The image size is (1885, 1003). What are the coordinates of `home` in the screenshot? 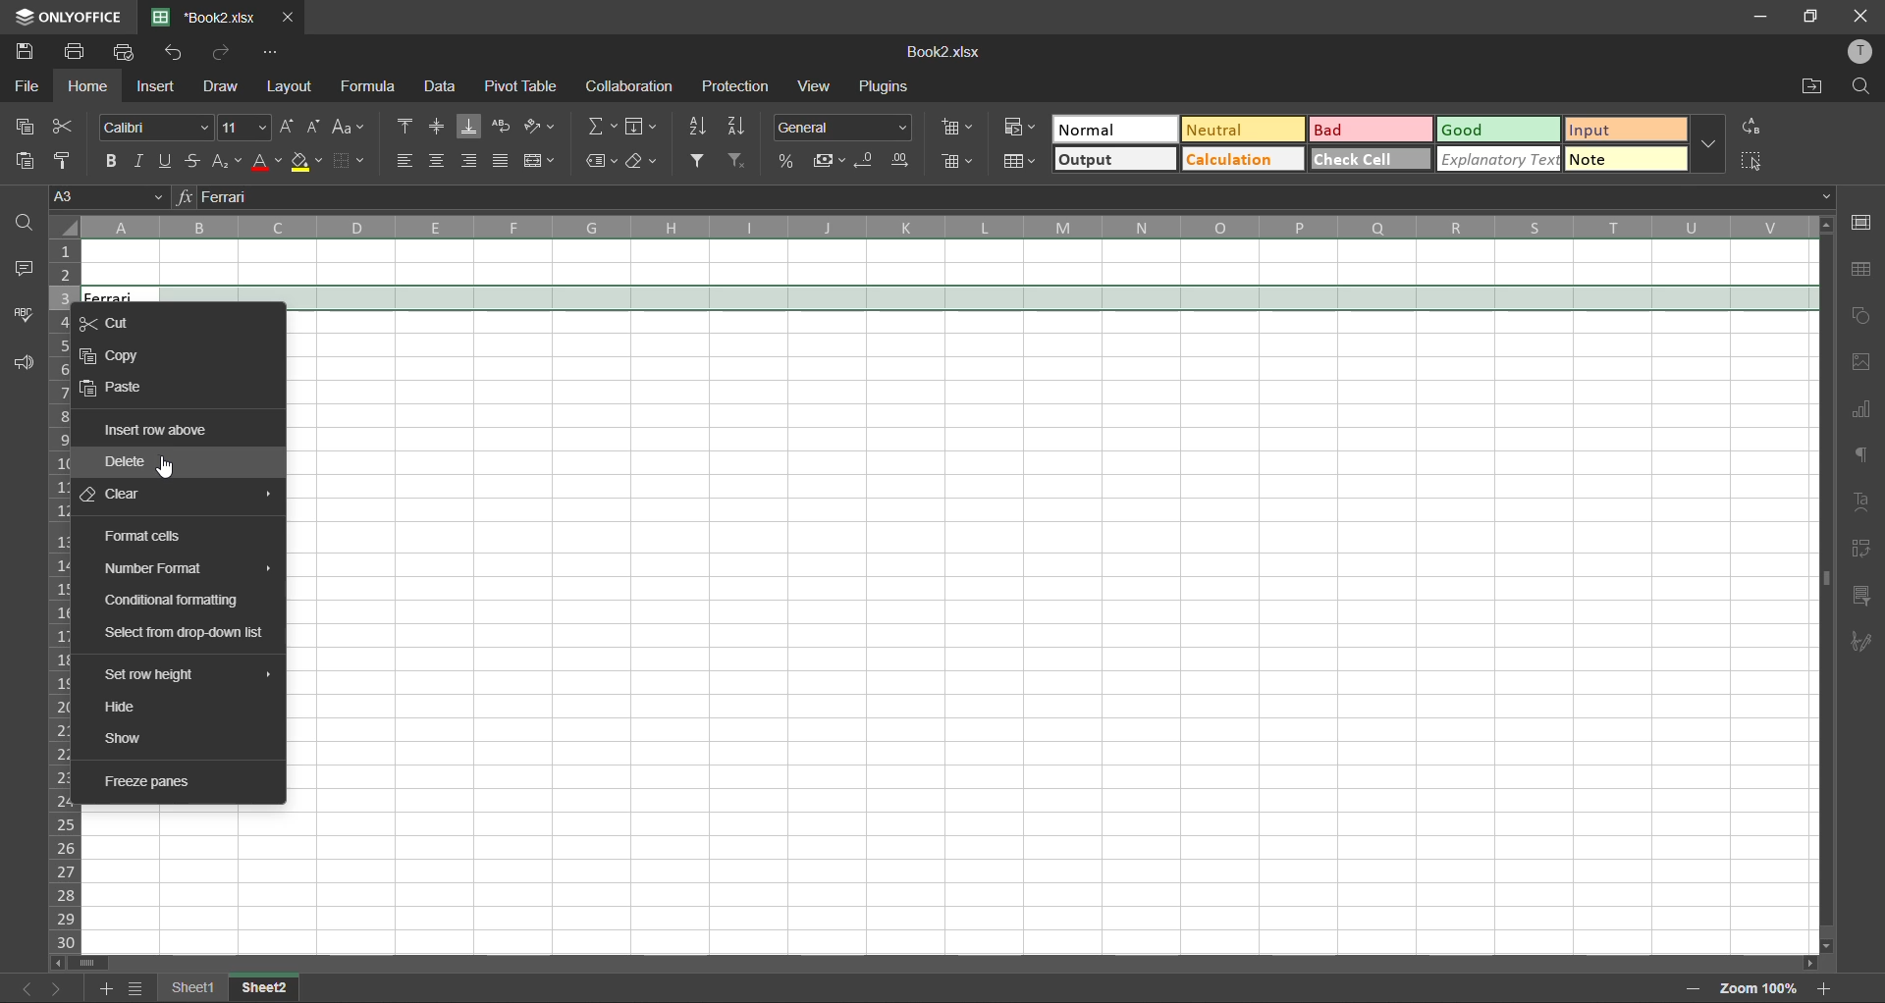 It's located at (90, 86).